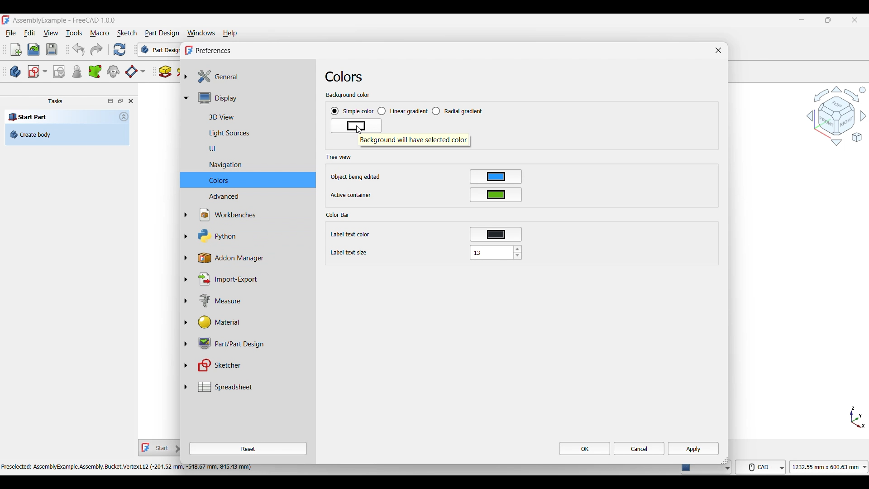 The height and width of the screenshot is (489, 869). What do you see at coordinates (339, 157) in the screenshot?
I see `Section title` at bounding box center [339, 157].